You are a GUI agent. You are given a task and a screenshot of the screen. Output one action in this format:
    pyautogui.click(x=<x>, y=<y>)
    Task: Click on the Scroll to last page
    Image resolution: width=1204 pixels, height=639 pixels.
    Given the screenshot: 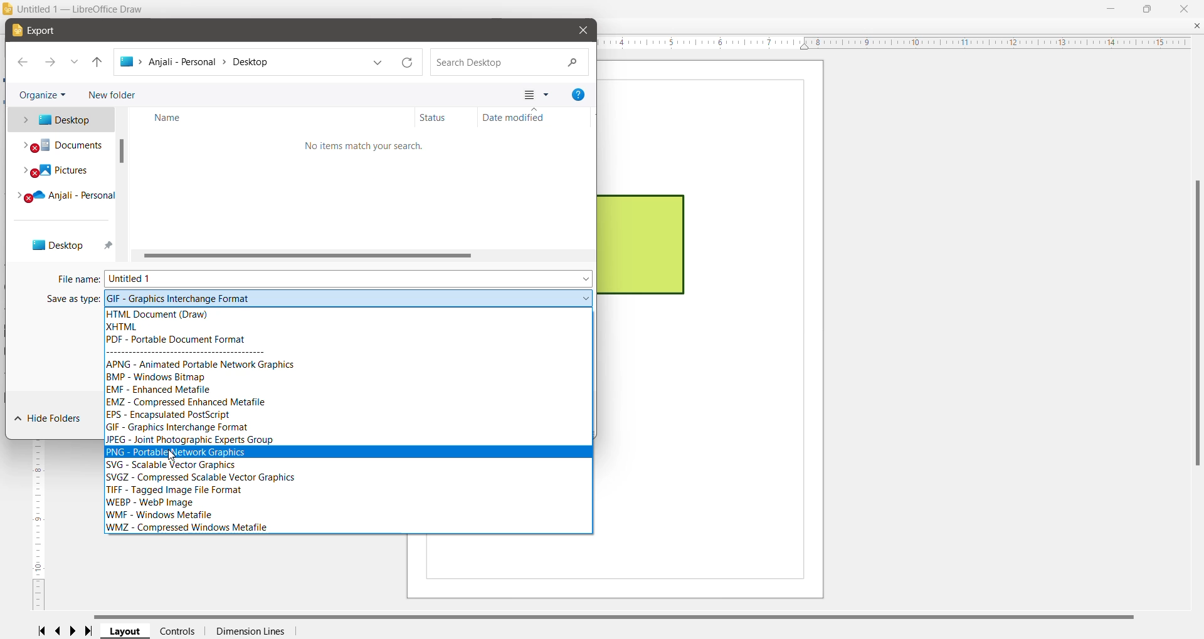 What is the action you would take?
    pyautogui.click(x=92, y=631)
    